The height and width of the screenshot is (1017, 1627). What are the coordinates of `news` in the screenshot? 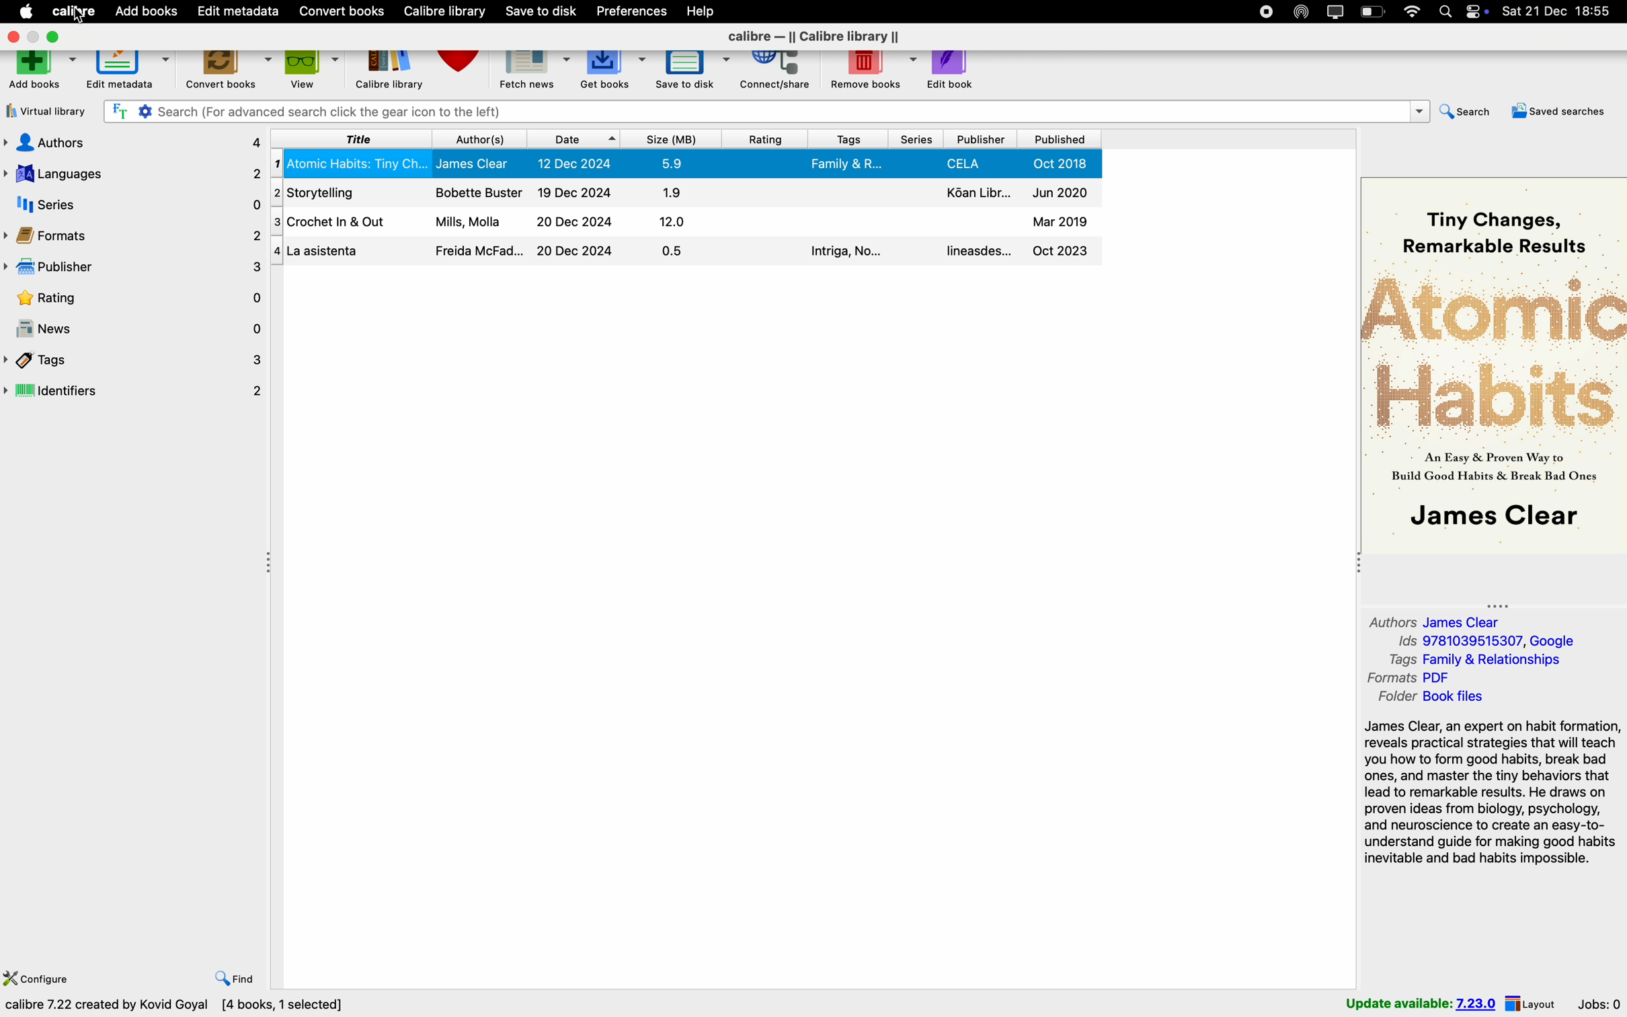 It's located at (132, 328).